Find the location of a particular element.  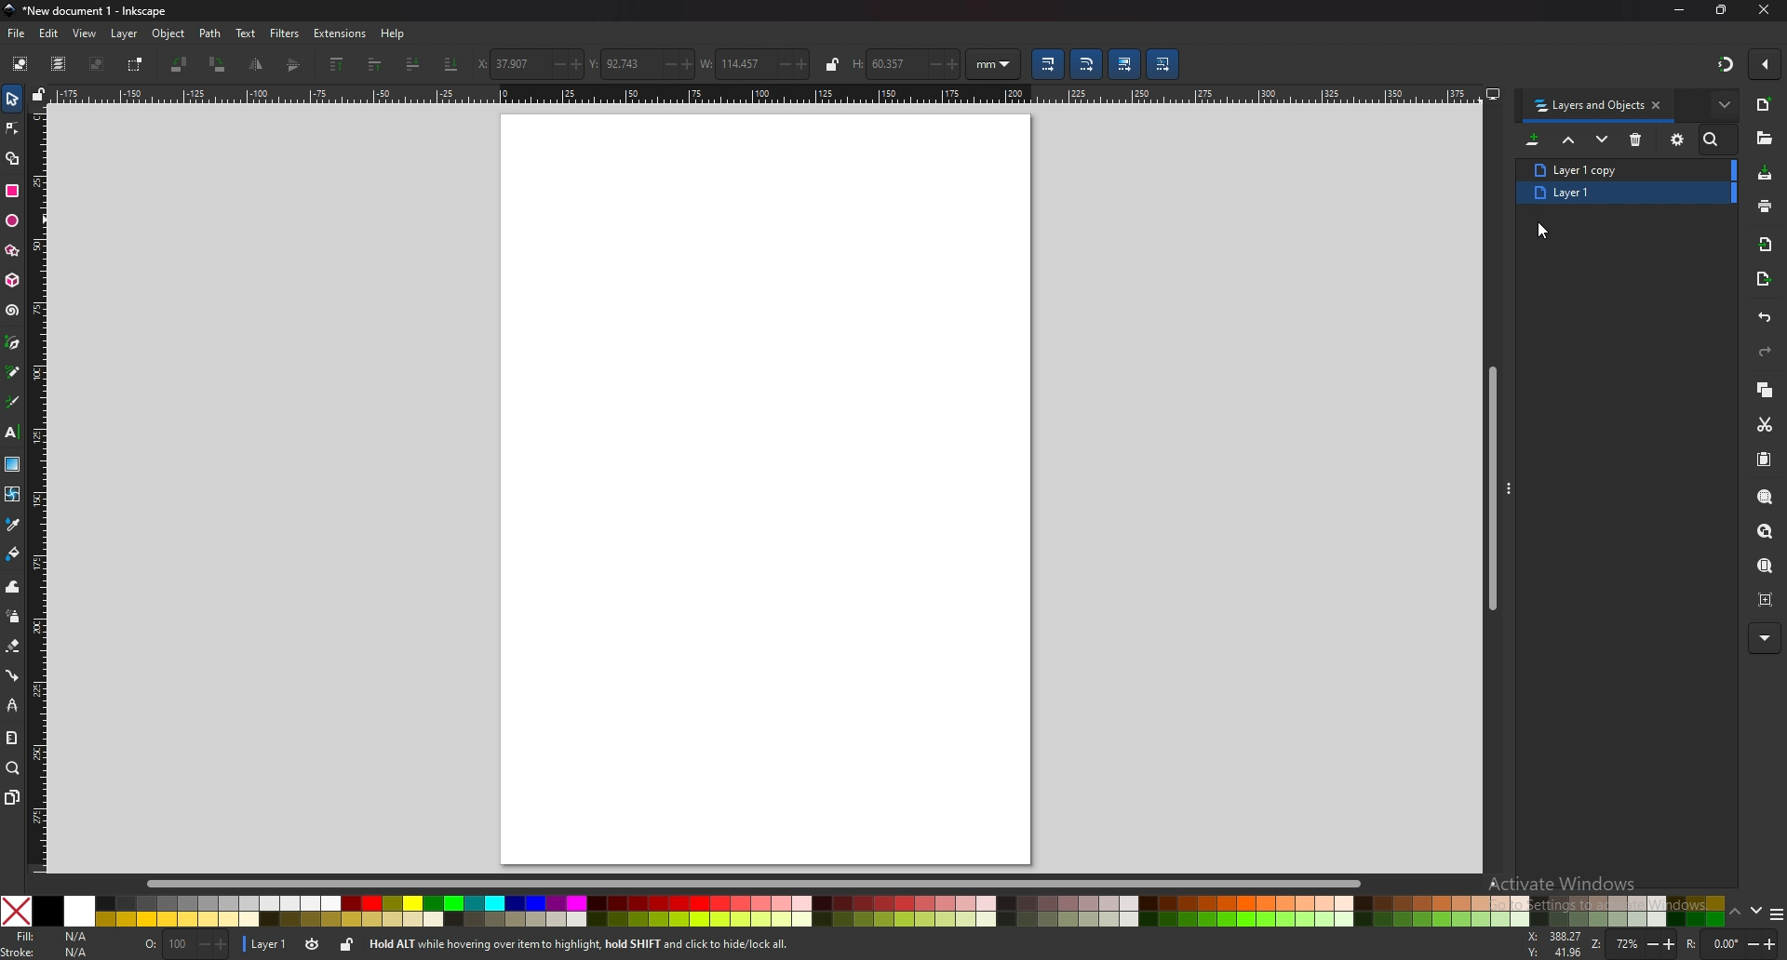

horizontal scale is located at coordinates (767, 94).